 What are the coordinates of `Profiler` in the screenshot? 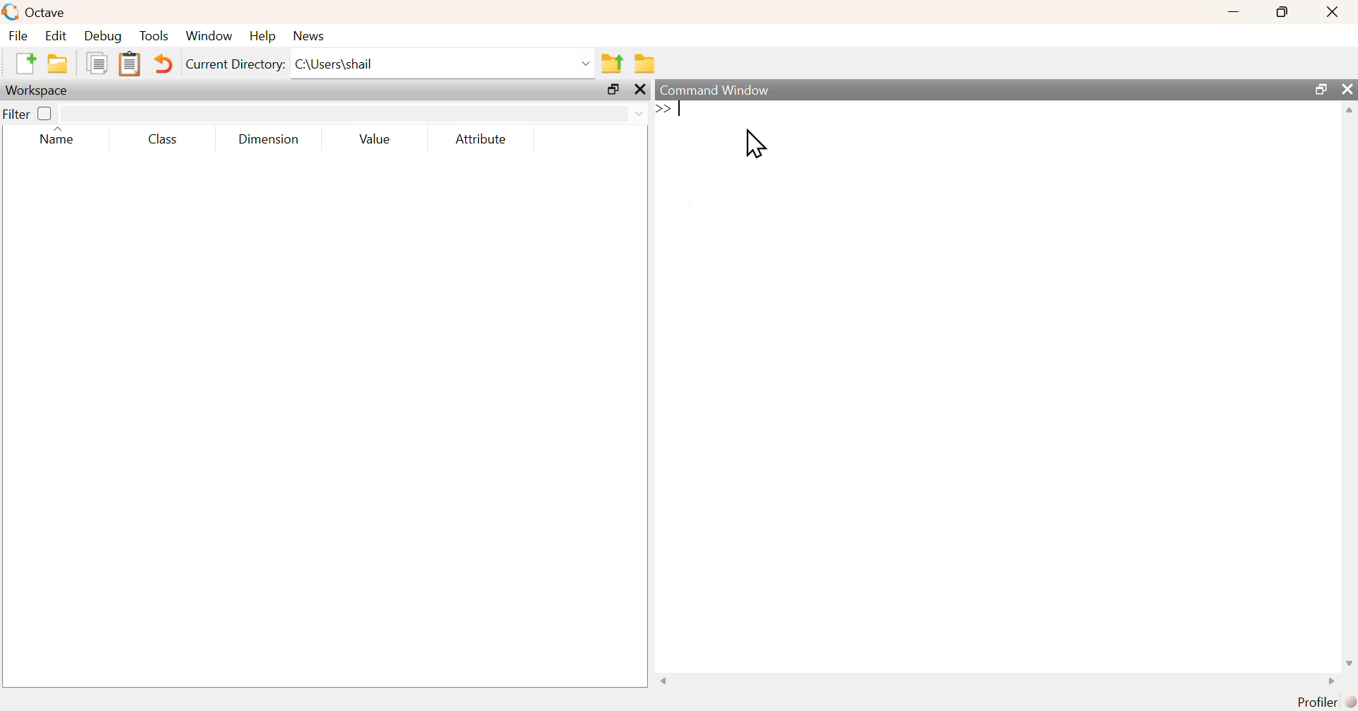 It's located at (1328, 703).